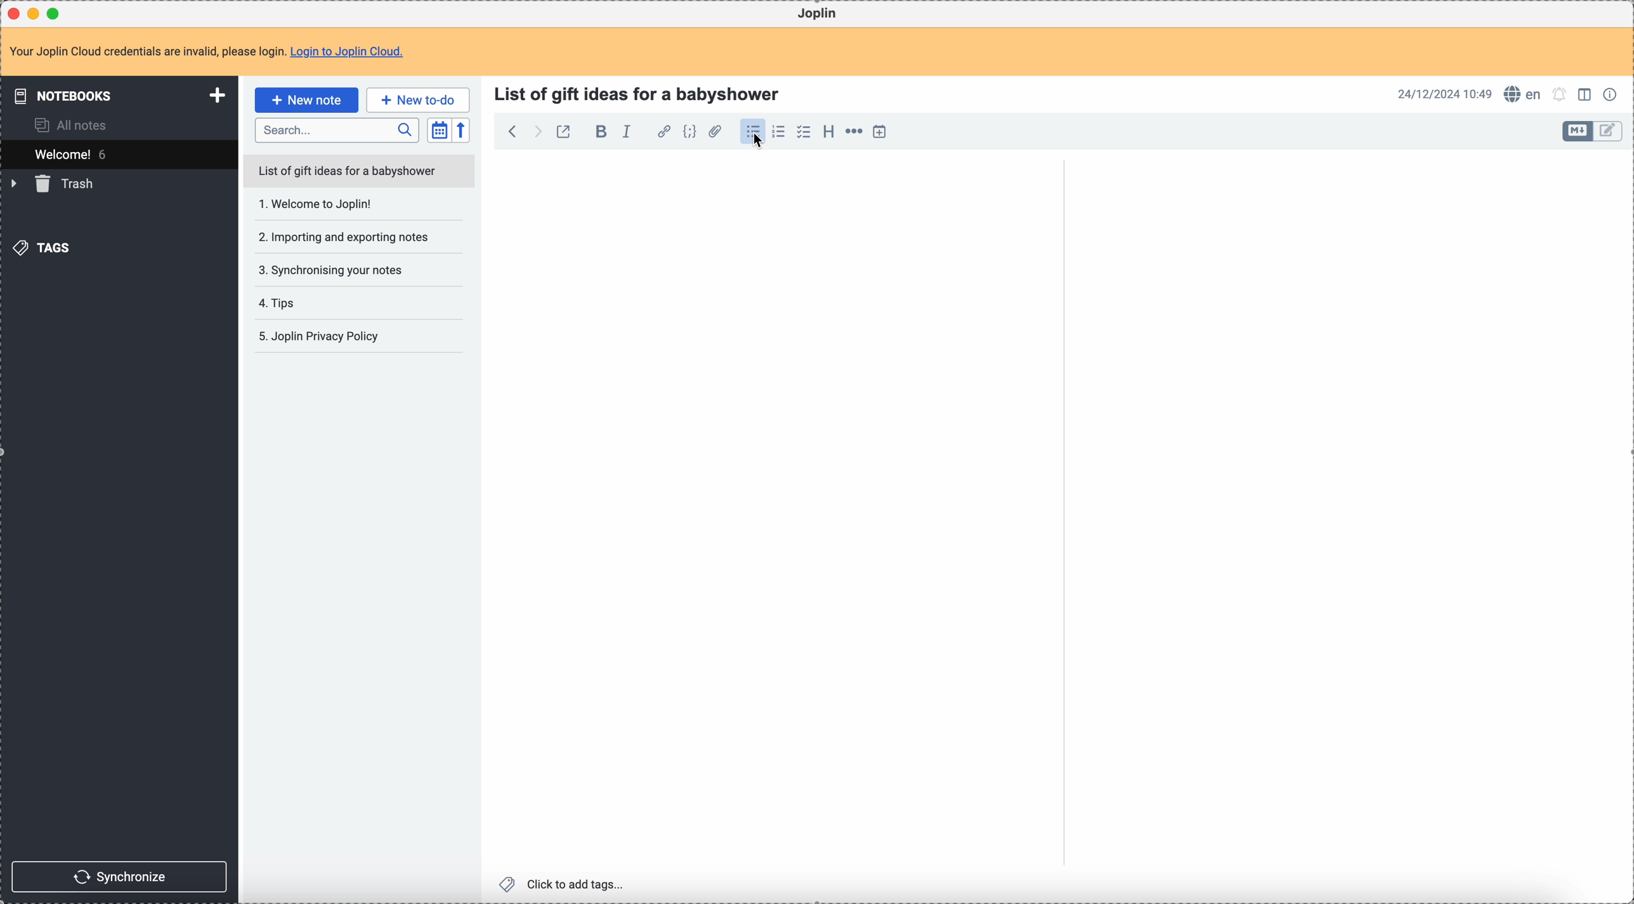  Describe the element at coordinates (1524, 95) in the screenshot. I see `spell checker` at that location.